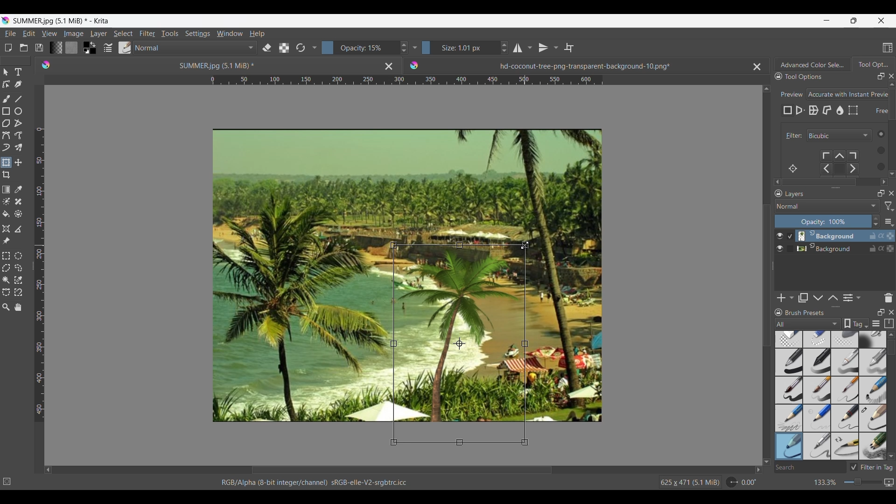 Image resolution: width=896 pixels, height=504 pixels. I want to click on Open an existing document, so click(23, 48).